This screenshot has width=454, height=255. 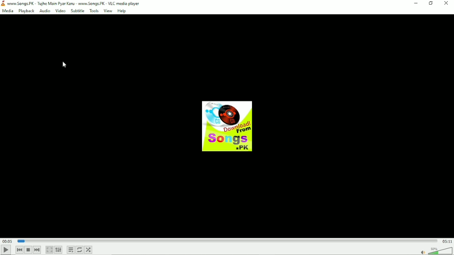 I want to click on Playback, so click(x=25, y=11).